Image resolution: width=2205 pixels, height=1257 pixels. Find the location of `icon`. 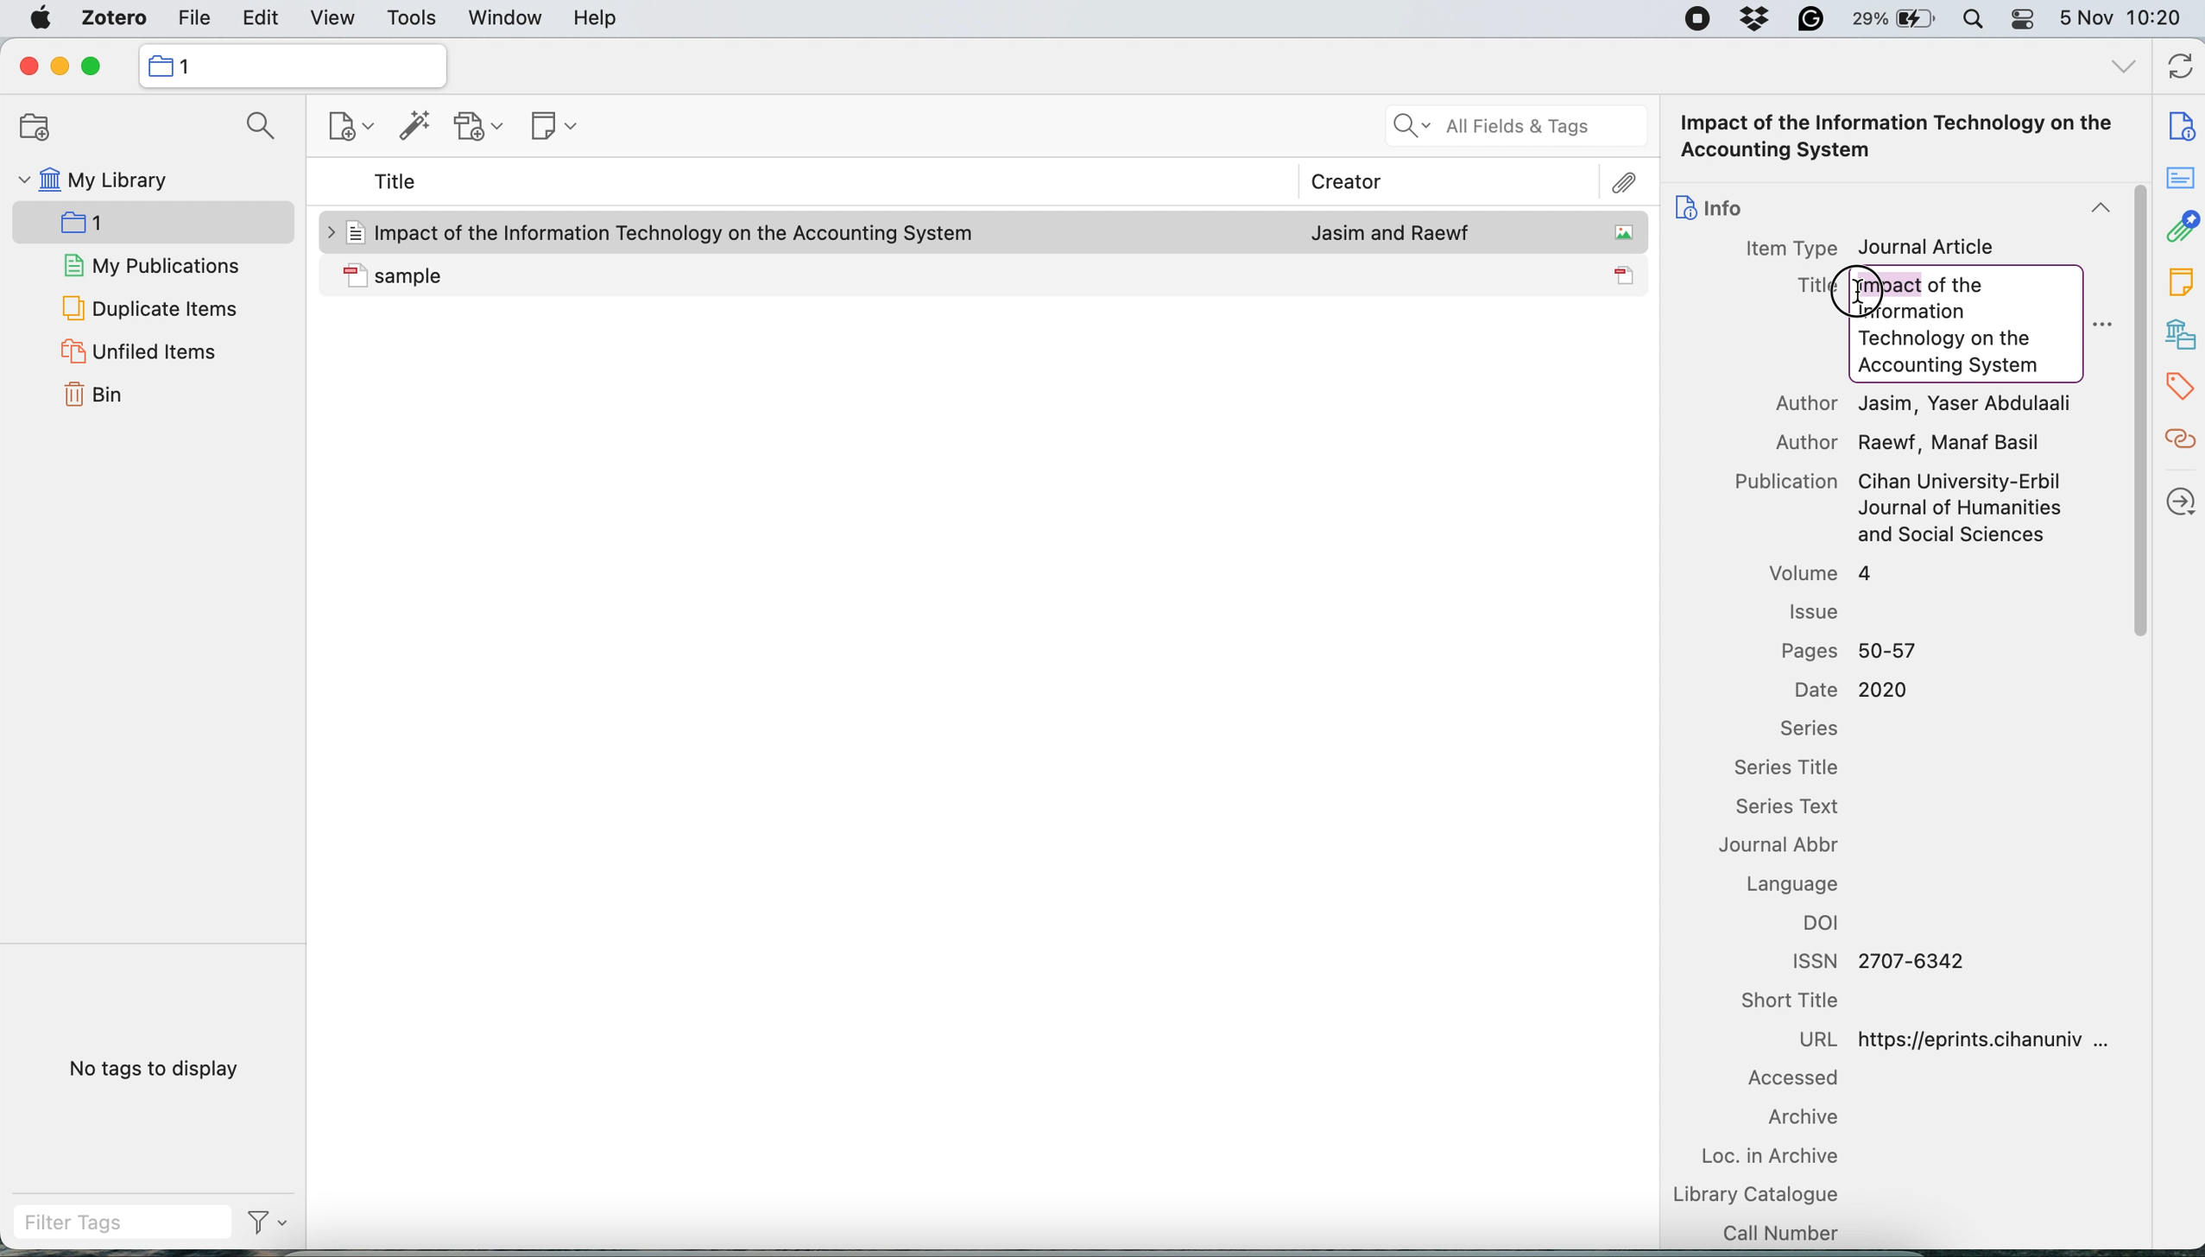

icon is located at coordinates (1626, 232).